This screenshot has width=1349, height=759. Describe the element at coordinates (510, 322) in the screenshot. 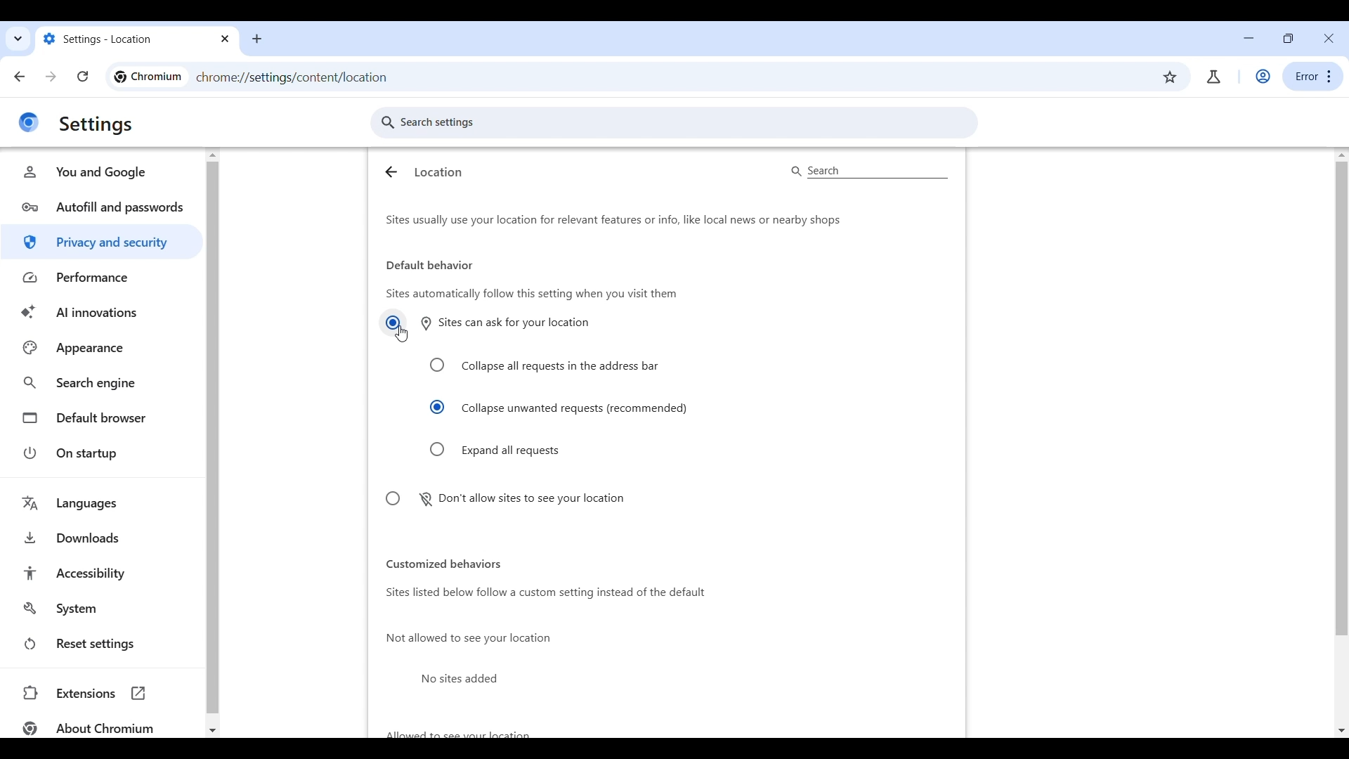

I see `sites can ask for your location ` at that location.